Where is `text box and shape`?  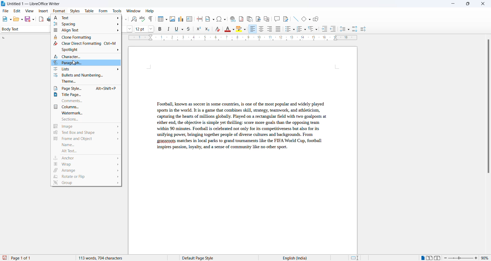
text box and shape is located at coordinates (85, 133).